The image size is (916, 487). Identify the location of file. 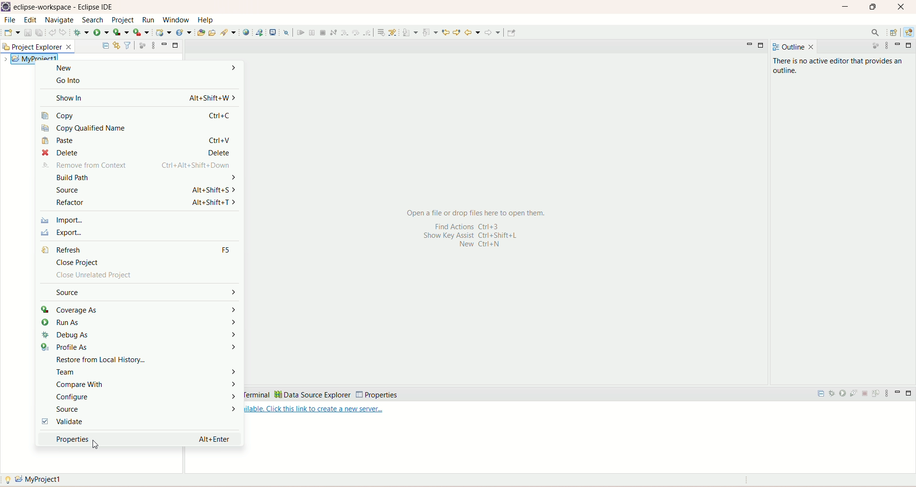
(9, 20).